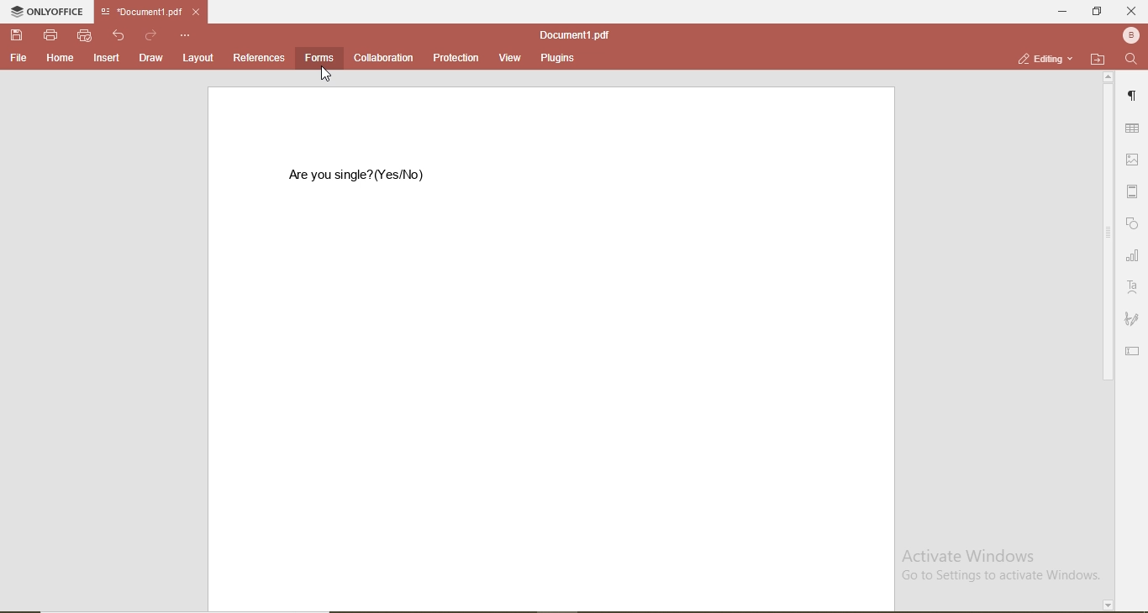 The height and width of the screenshot is (613, 1148). Describe the element at coordinates (260, 57) in the screenshot. I see `references` at that location.